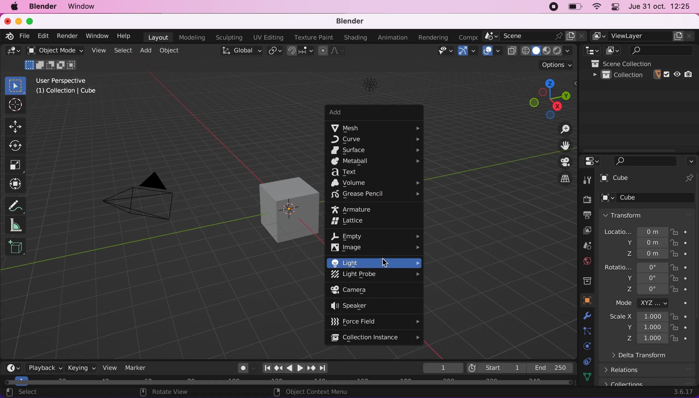 Image resolution: width=699 pixels, height=398 pixels. I want to click on collections, so click(649, 382).